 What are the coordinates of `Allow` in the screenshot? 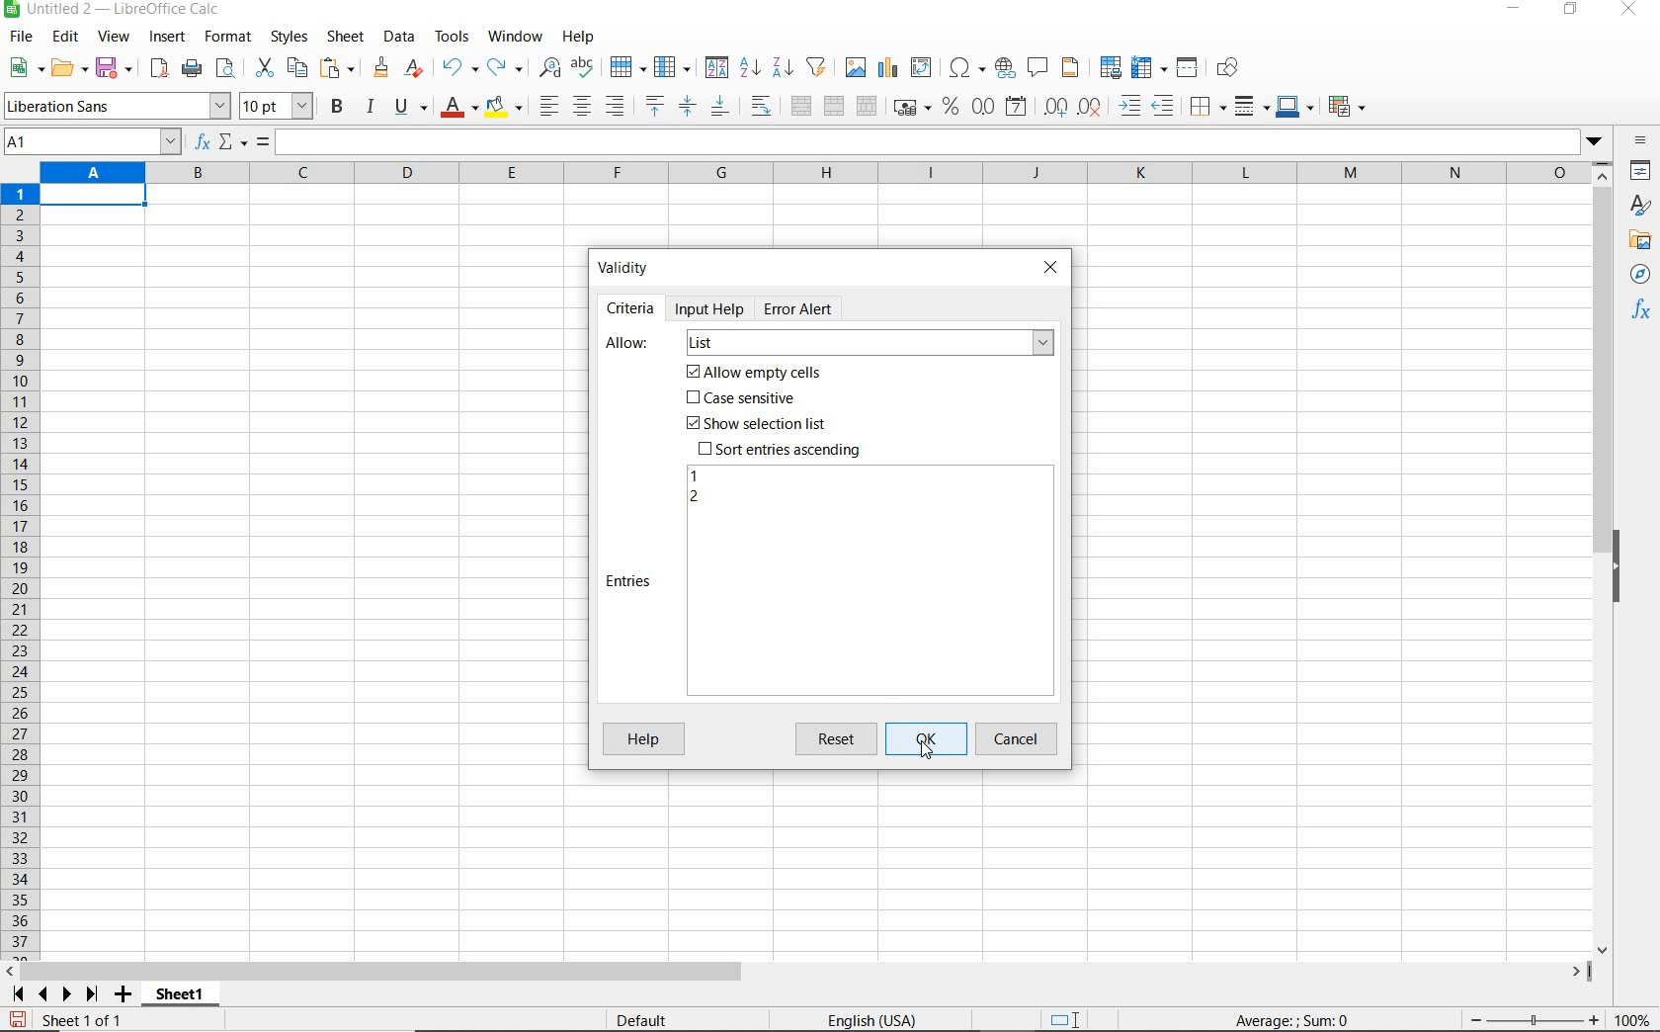 It's located at (628, 344).